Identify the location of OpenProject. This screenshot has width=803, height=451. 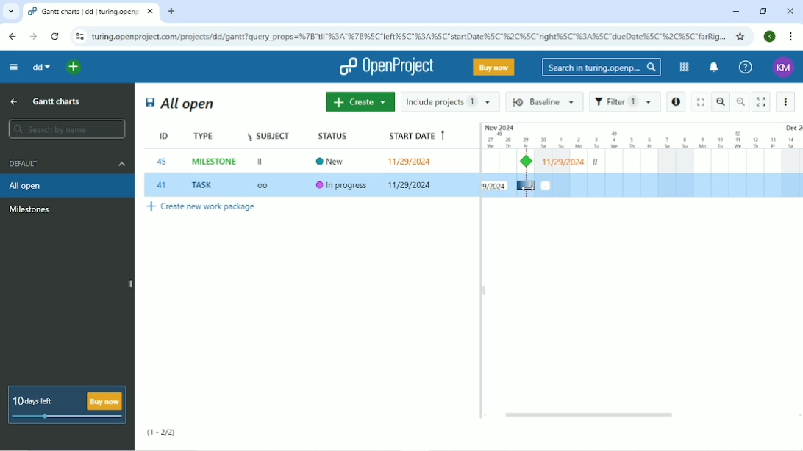
(386, 67).